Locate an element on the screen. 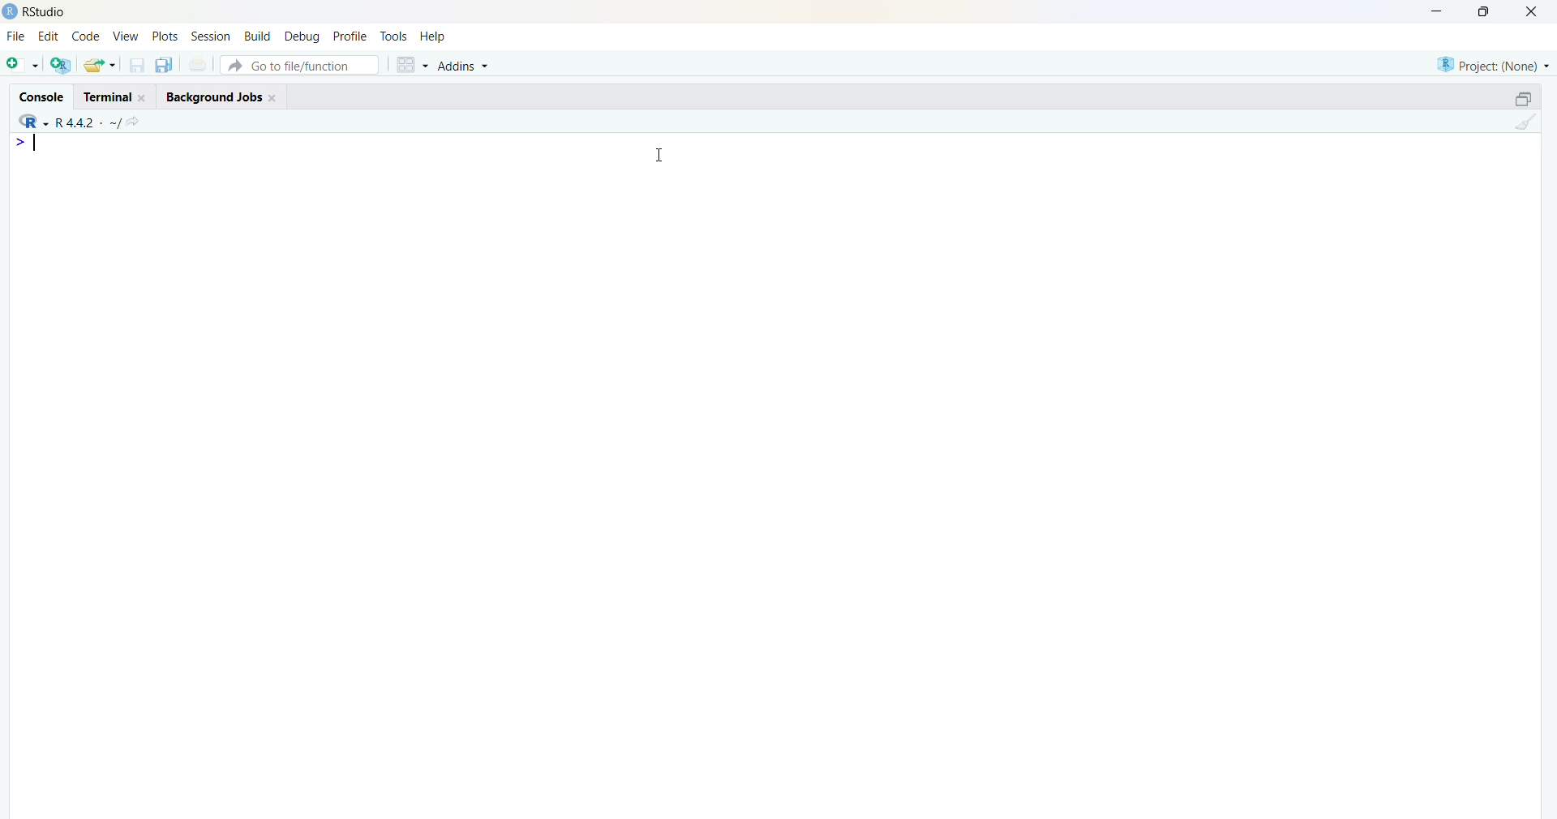 This screenshot has width=1557, height=819. # Go to file/function is located at coordinates (299, 65).